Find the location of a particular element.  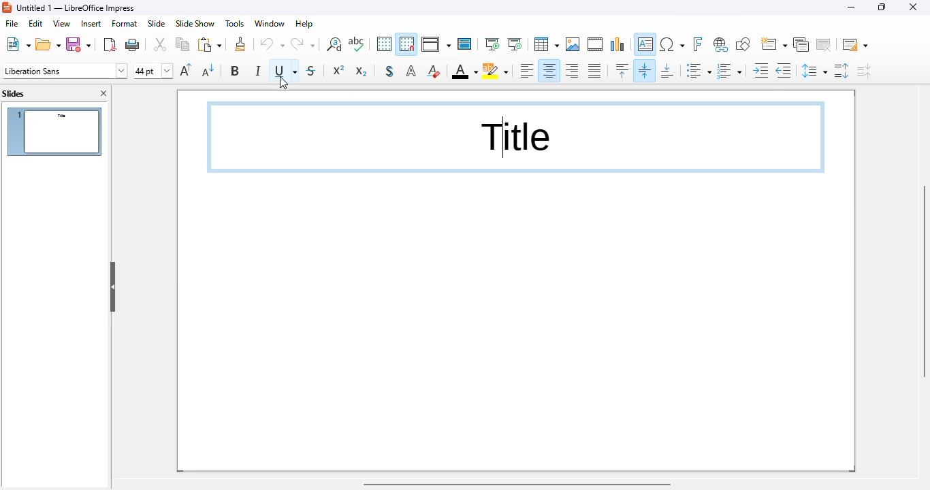

align bottom is located at coordinates (667, 71).